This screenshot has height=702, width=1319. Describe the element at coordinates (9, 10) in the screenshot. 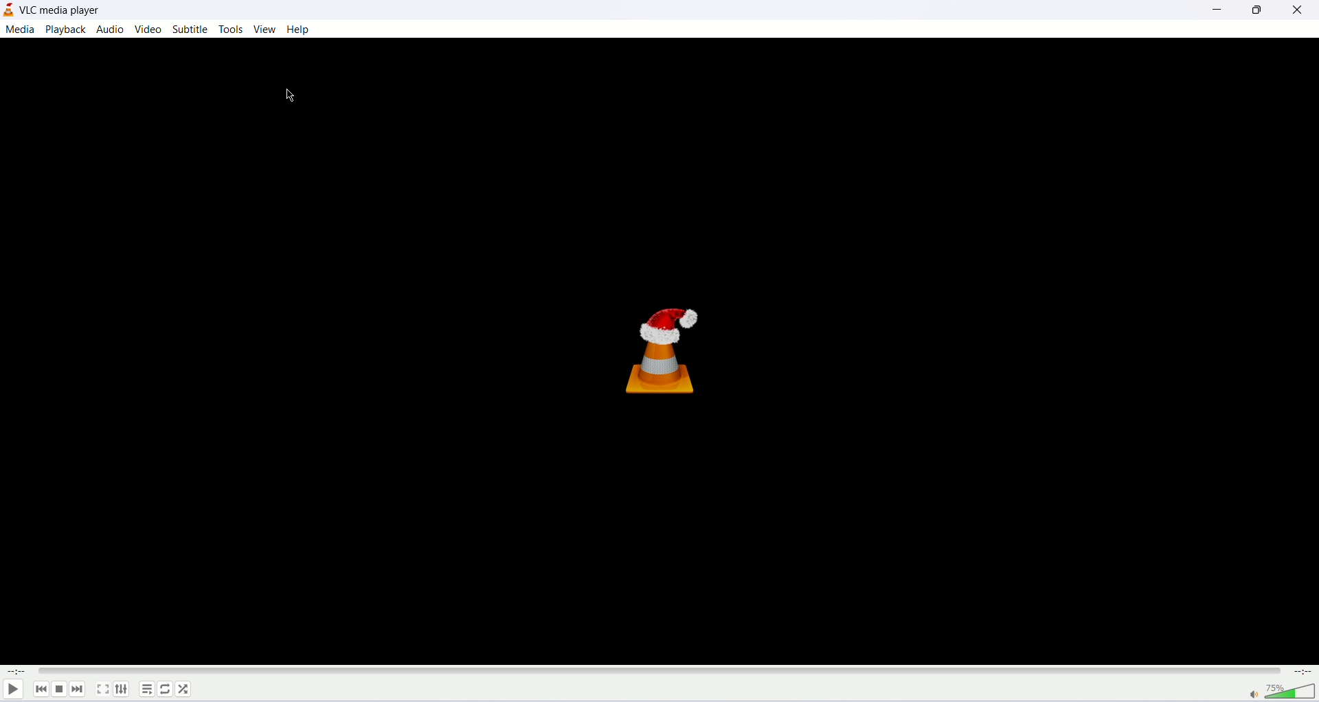

I see `logo` at that location.